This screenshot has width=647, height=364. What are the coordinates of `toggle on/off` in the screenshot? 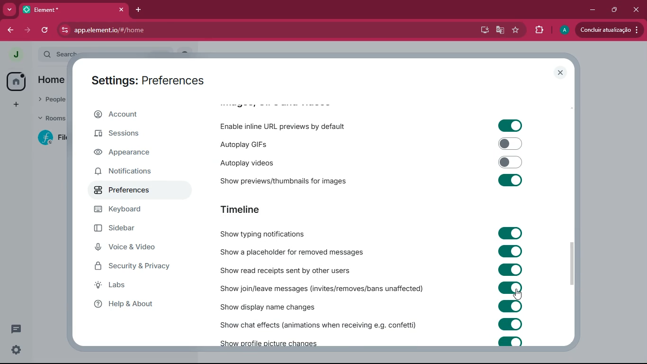 It's located at (511, 233).